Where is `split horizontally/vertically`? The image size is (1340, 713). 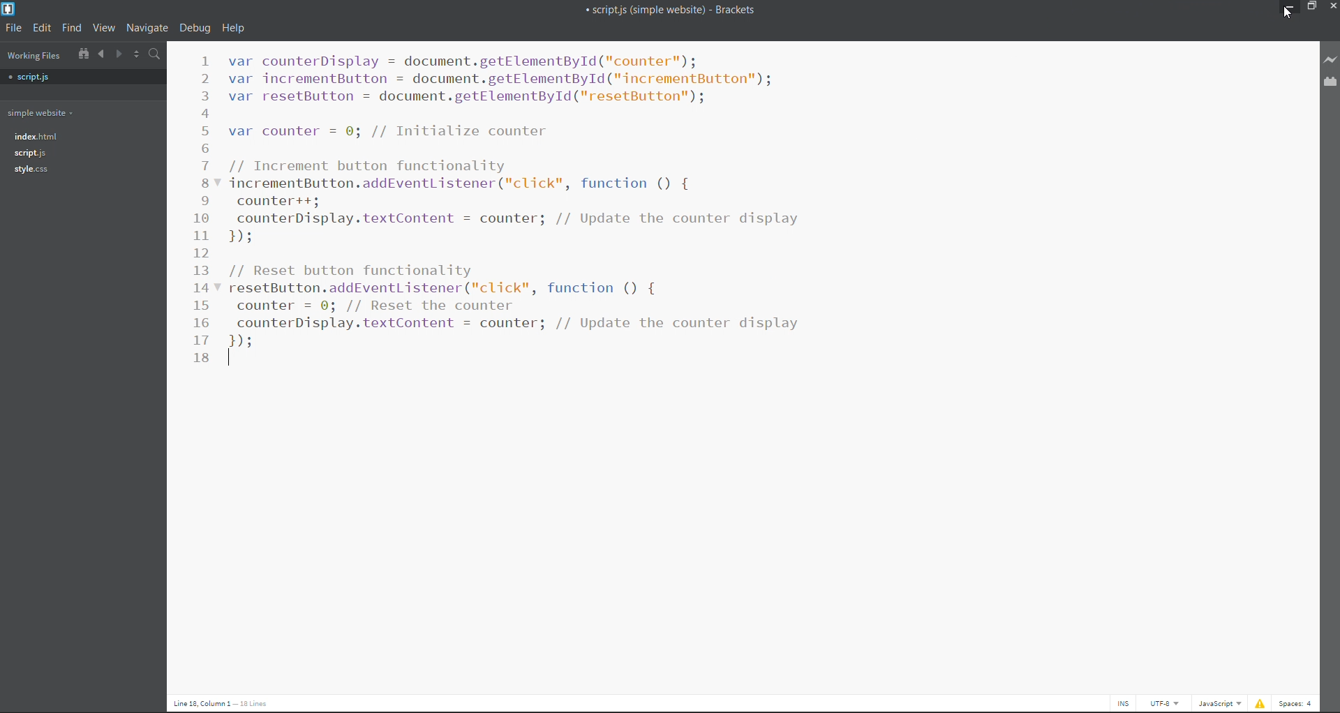 split horizontally/vertically is located at coordinates (137, 54).